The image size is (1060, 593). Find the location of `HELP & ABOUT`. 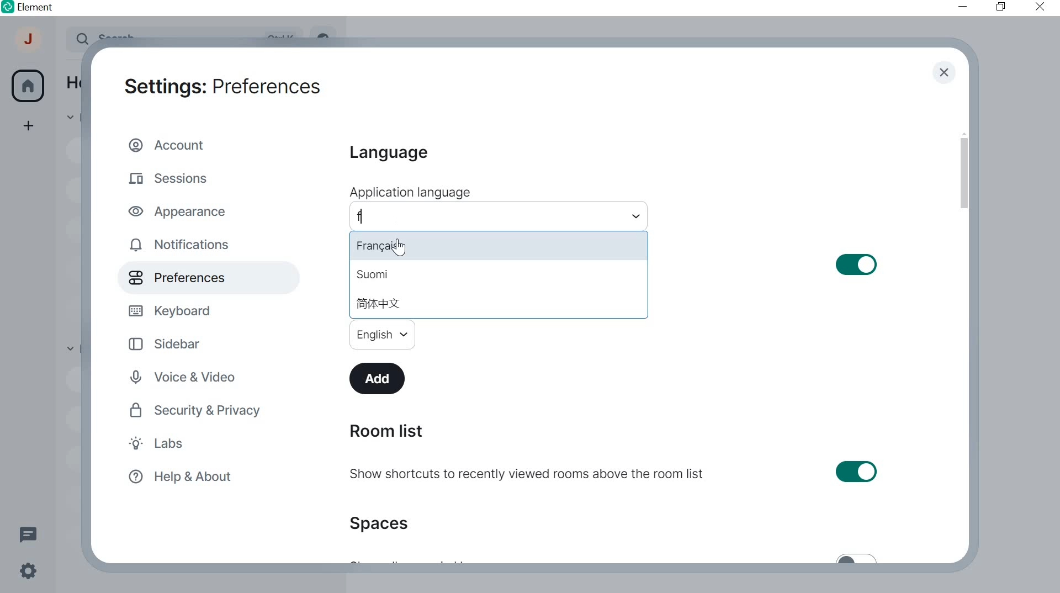

HELP & ABOUT is located at coordinates (178, 478).